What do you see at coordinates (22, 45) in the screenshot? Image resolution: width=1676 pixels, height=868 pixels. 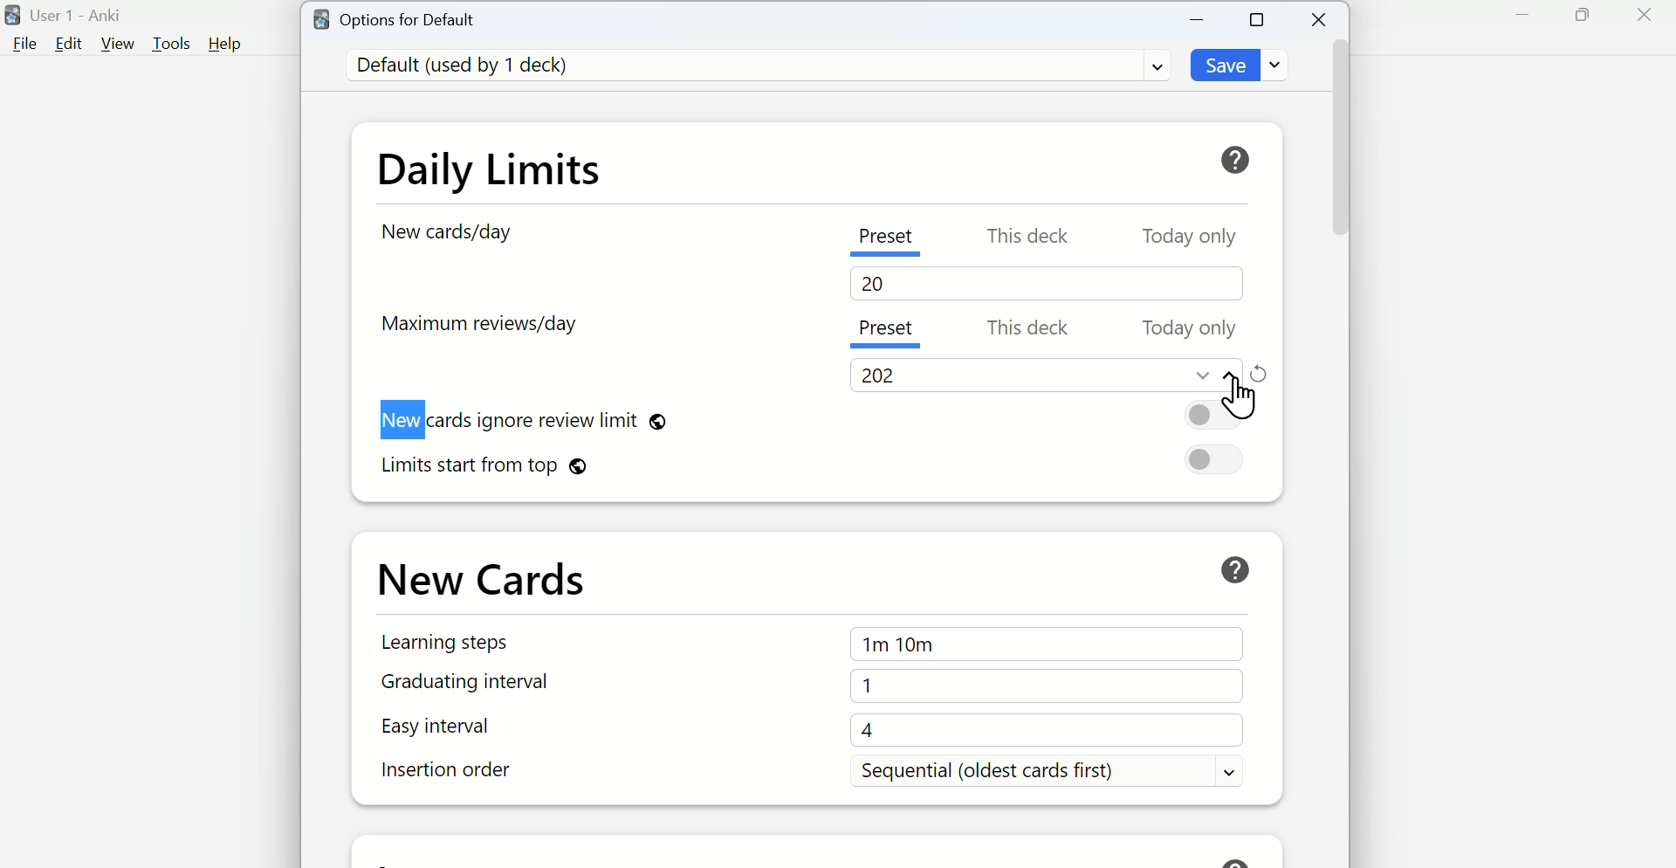 I see `File` at bounding box center [22, 45].